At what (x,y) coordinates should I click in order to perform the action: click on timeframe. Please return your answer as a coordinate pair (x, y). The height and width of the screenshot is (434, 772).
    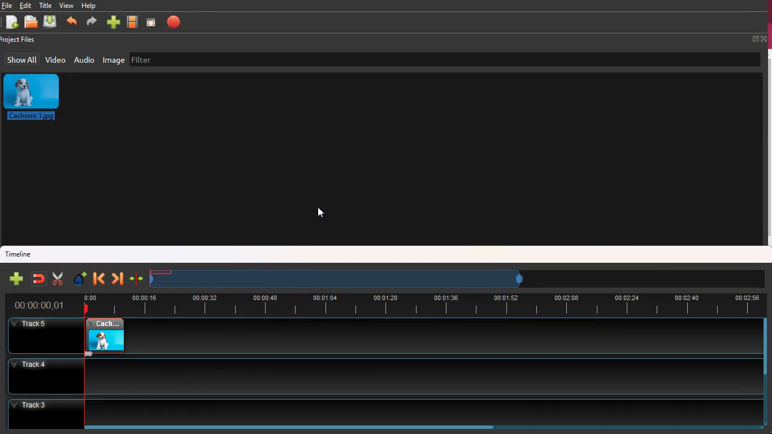
    Looking at the image, I should click on (339, 278).